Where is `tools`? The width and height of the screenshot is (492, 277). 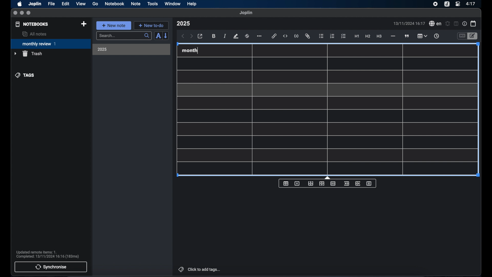
tools is located at coordinates (152, 4).